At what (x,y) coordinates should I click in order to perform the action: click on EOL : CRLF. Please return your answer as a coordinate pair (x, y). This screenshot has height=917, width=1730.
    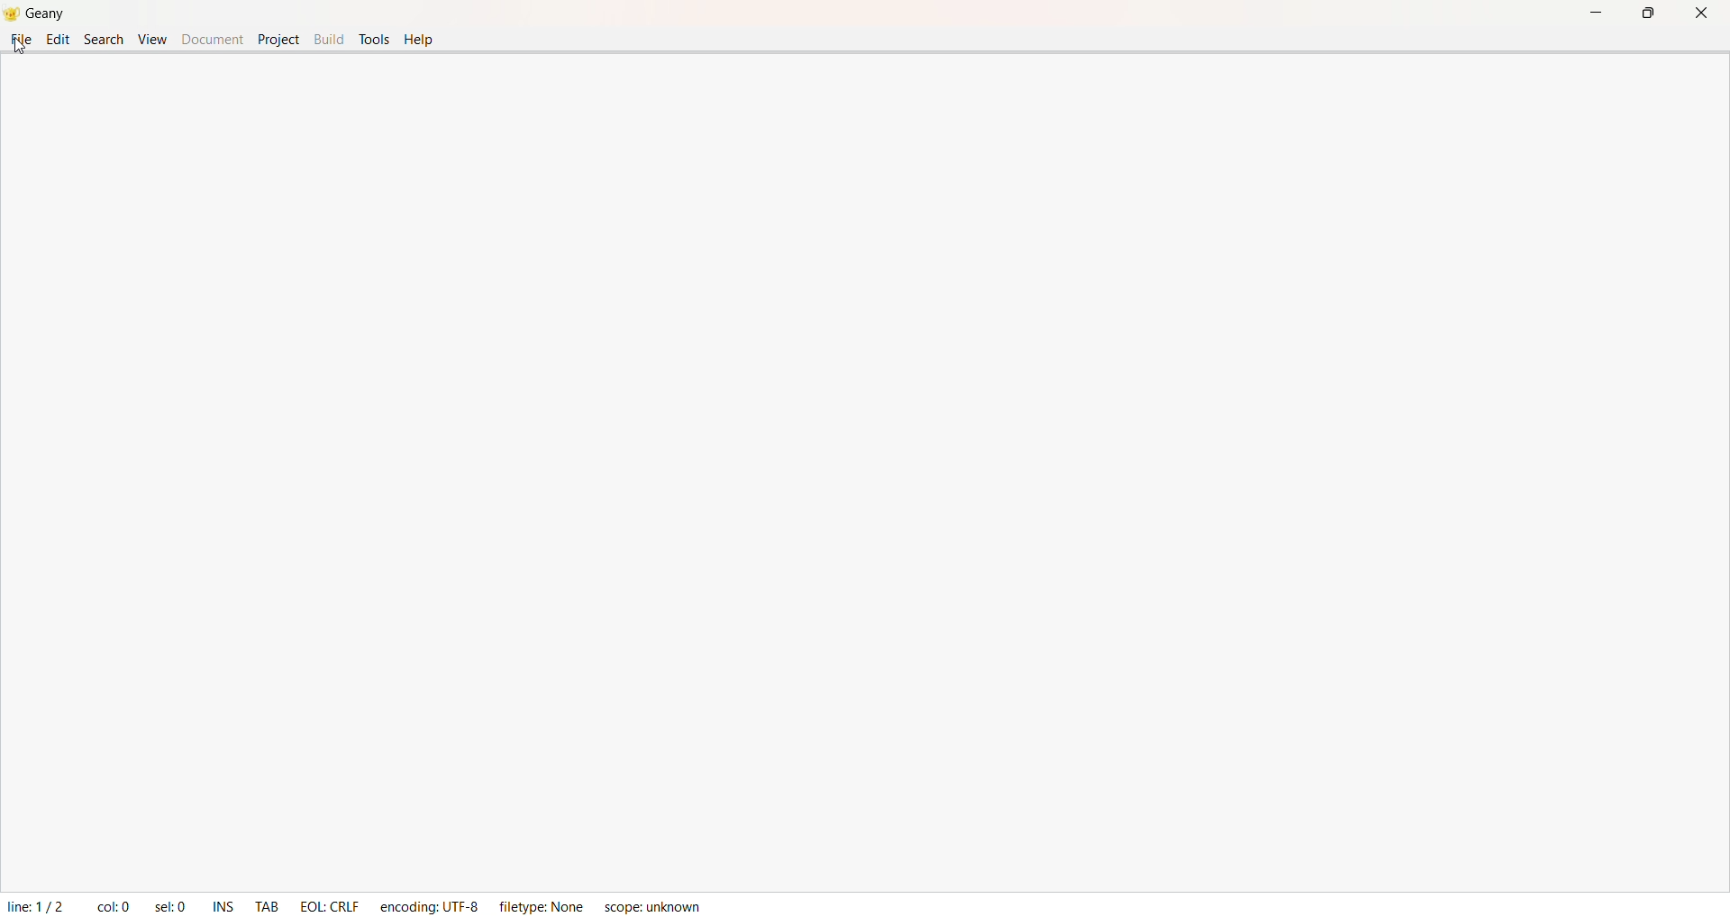
    Looking at the image, I should click on (326, 906).